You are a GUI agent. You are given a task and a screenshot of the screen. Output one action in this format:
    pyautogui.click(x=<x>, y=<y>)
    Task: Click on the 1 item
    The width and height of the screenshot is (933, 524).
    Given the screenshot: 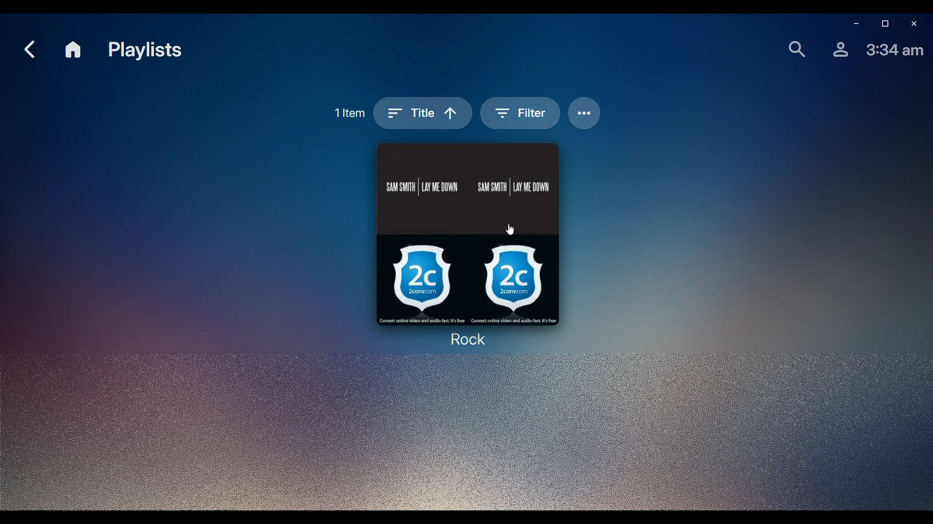 What is the action you would take?
    pyautogui.click(x=347, y=113)
    